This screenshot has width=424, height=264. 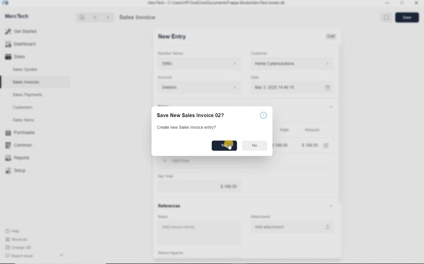 What do you see at coordinates (174, 253) in the screenshot?
I see `Return Against` at bounding box center [174, 253].